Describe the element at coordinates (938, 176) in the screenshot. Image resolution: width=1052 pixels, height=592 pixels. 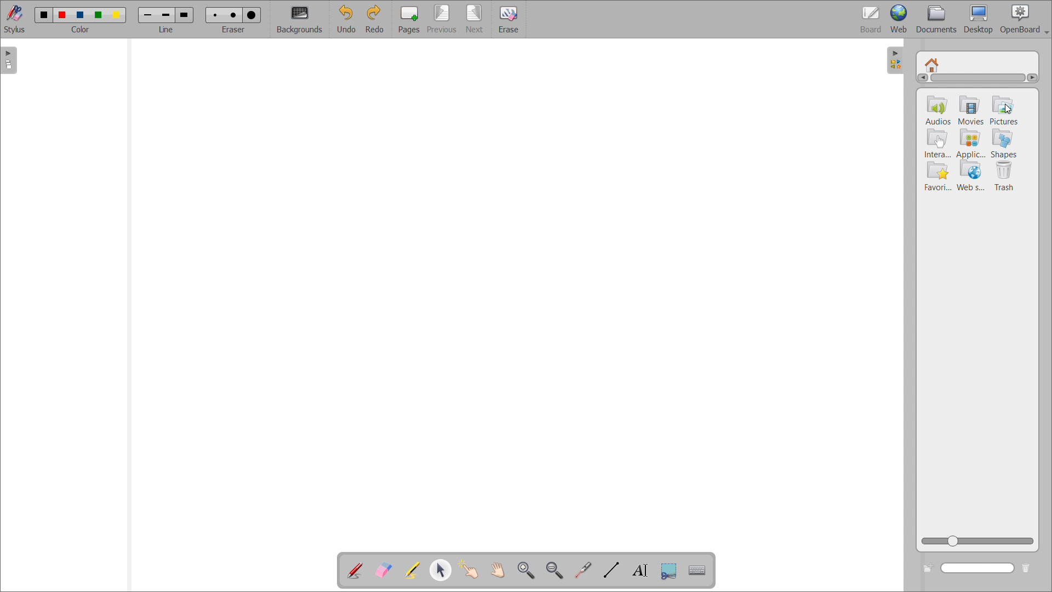
I see `Favourites` at that location.